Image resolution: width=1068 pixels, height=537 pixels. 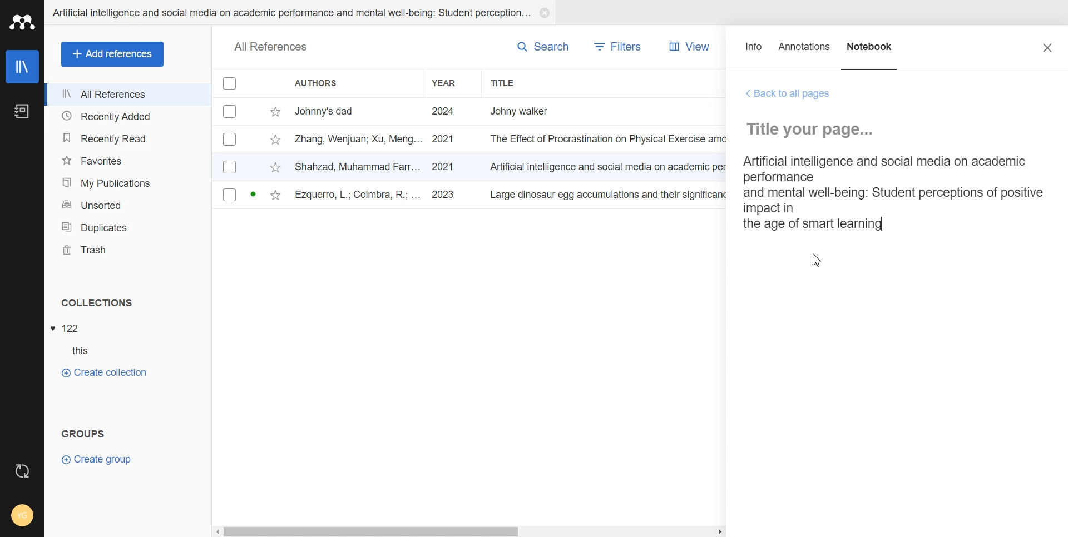 I want to click on Annotations, so click(x=805, y=52).